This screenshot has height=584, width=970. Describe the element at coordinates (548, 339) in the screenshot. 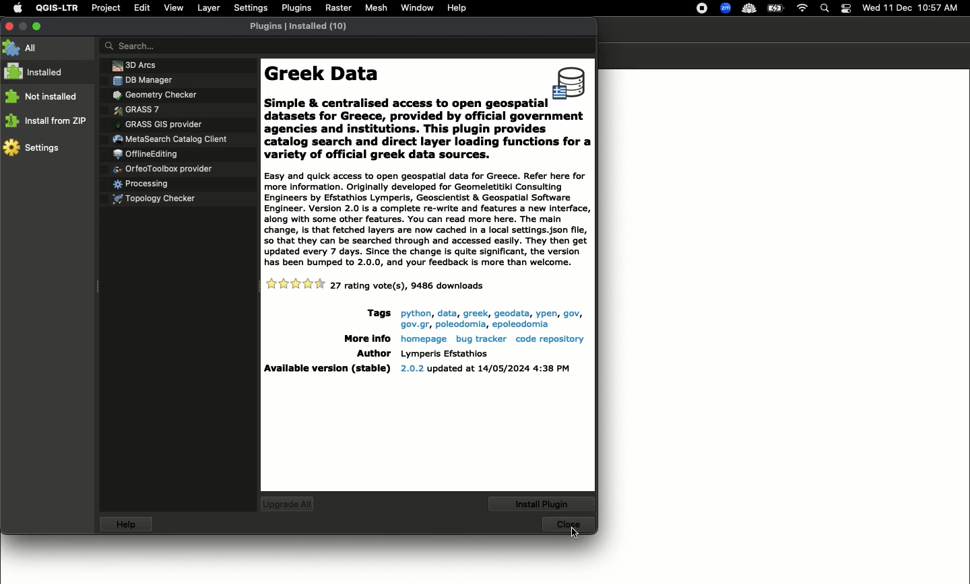

I see `code repository` at that location.